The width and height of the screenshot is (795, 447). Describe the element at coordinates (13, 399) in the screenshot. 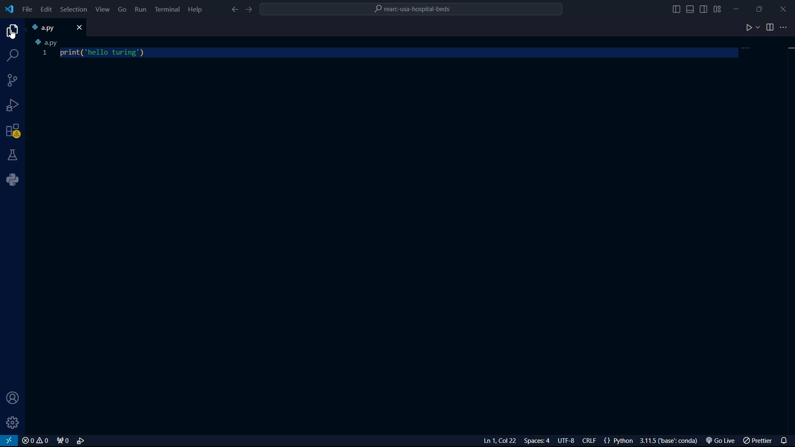

I see `account` at that location.